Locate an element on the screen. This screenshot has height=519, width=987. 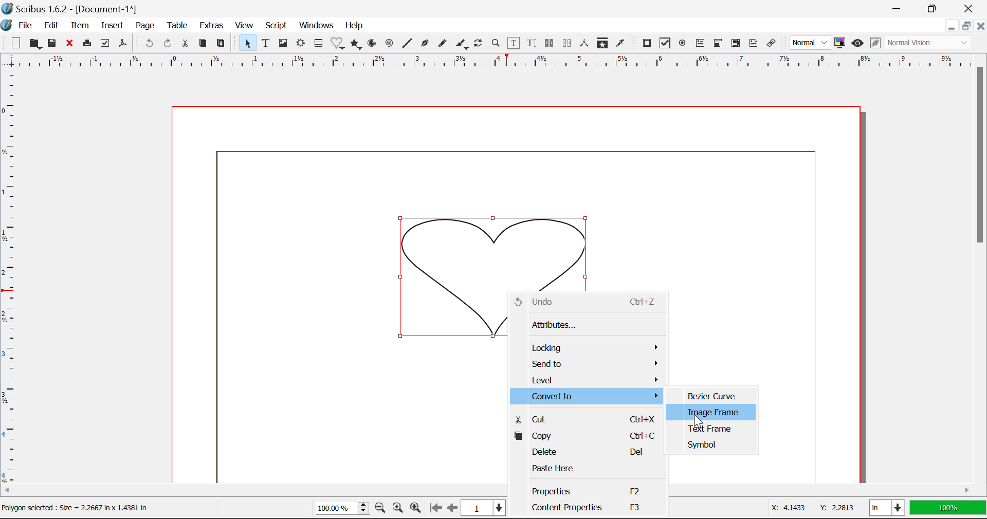
Polygon selected : Size = 2.2667 in x 1.4381 in is located at coordinates (75, 508).